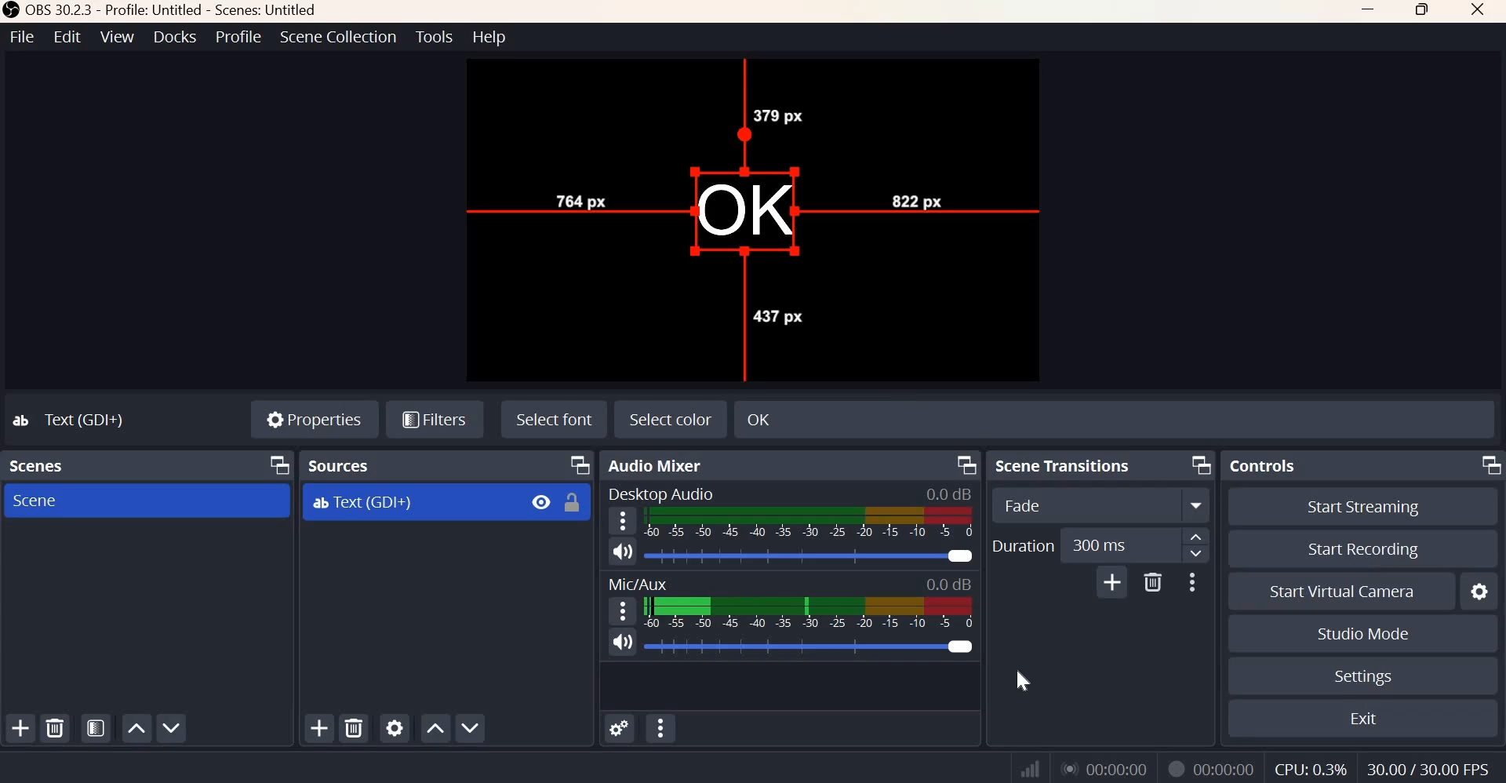 The image size is (1506, 783). What do you see at coordinates (54, 727) in the screenshot?
I see `Remove scene` at bounding box center [54, 727].